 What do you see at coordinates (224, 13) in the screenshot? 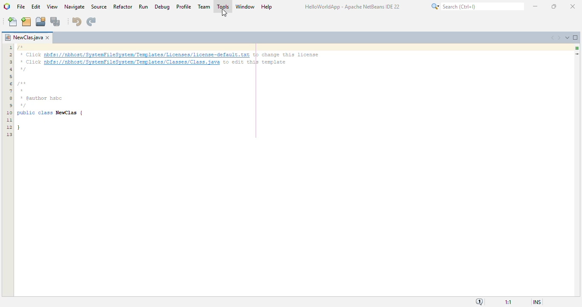
I see `cursor` at bounding box center [224, 13].